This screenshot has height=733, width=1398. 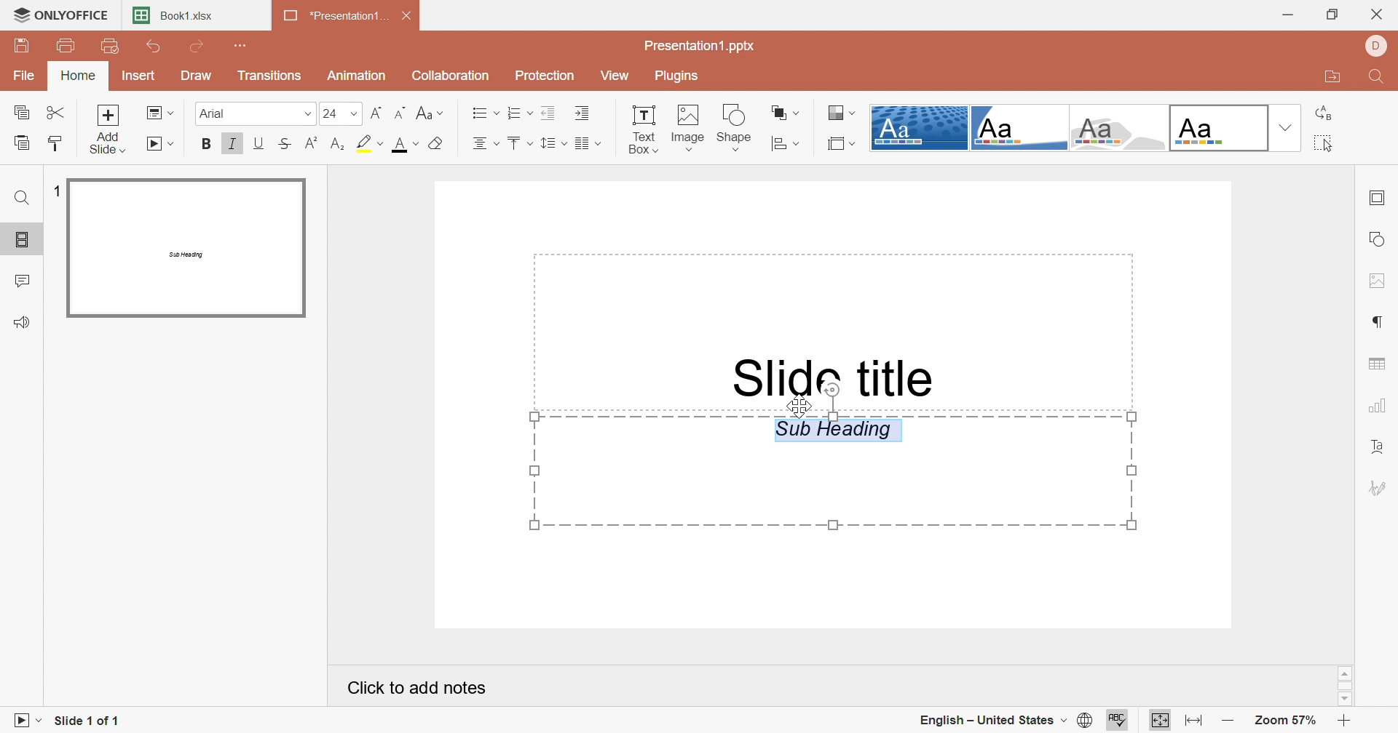 What do you see at coordinates (26, 719) in the screenshot?
I see `Start slideshow` at bounding box center [26, 719].